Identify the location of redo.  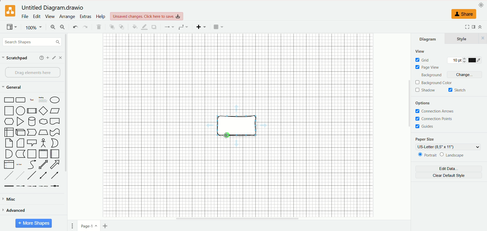
(85, 27).